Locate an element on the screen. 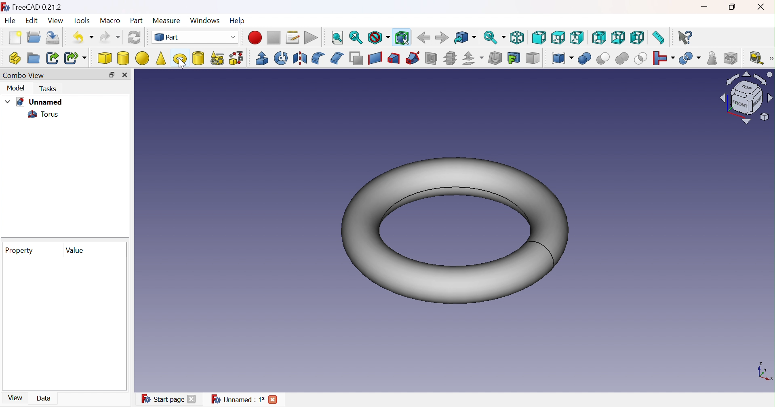 Image resolution: width=775 pixels, height=407 pixels. Make sub-links is located at coordinates (75, 58).